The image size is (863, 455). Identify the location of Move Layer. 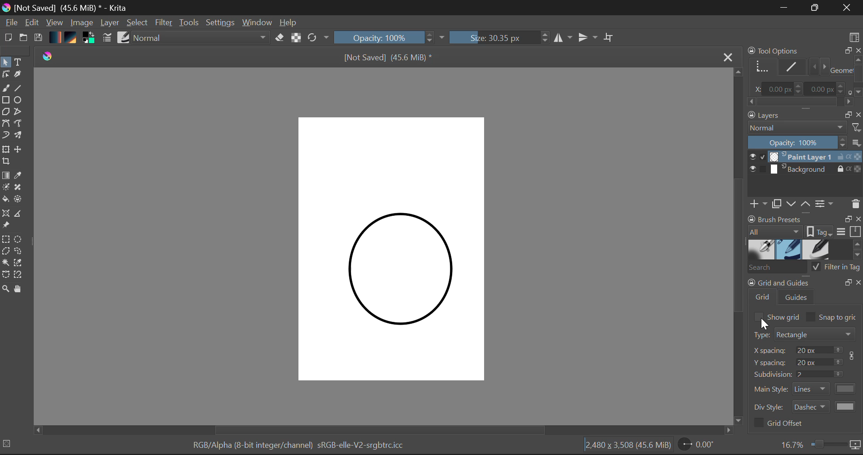
(19, 150).